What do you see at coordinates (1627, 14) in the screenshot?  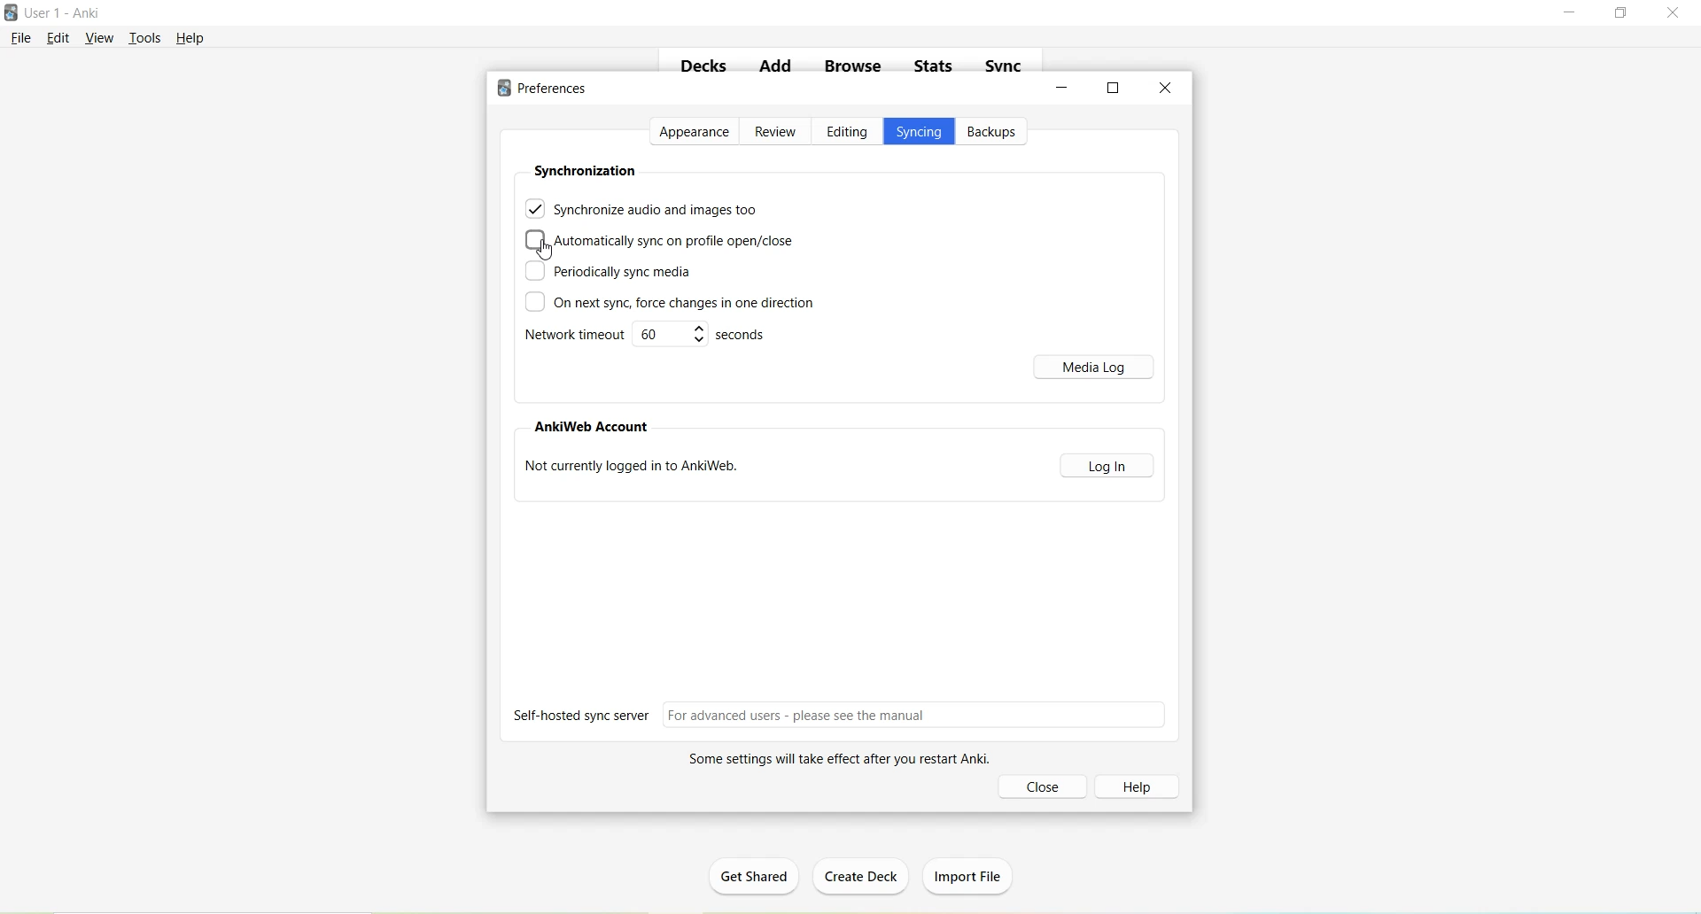 I see `Maximize` at bounding box center [1627, 14].